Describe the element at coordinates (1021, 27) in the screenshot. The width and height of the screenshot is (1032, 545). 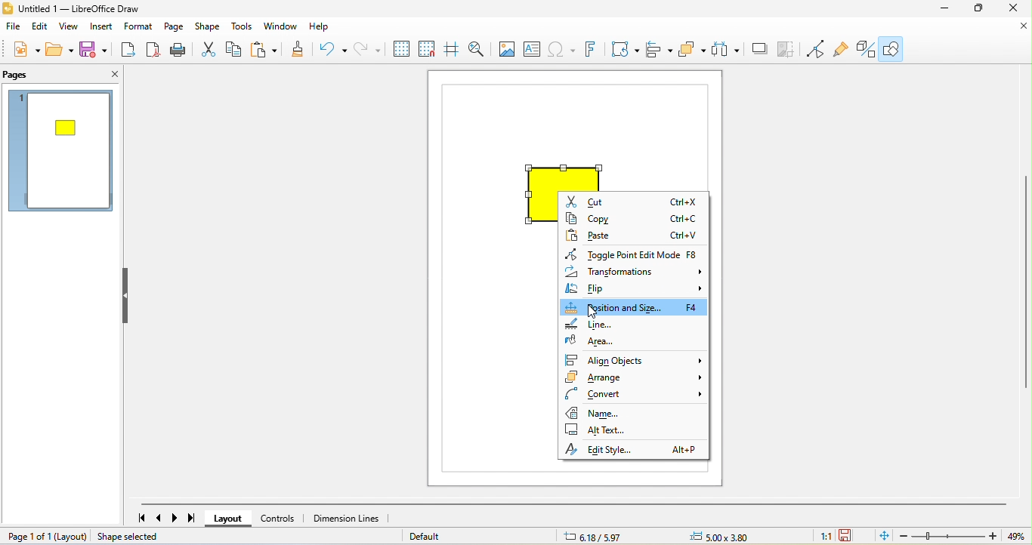
I see `close` at that location.